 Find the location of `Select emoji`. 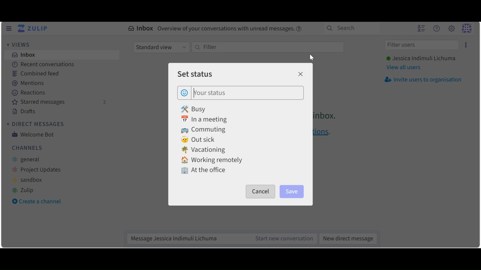

Select emoji is located at coordinates (184, 92).